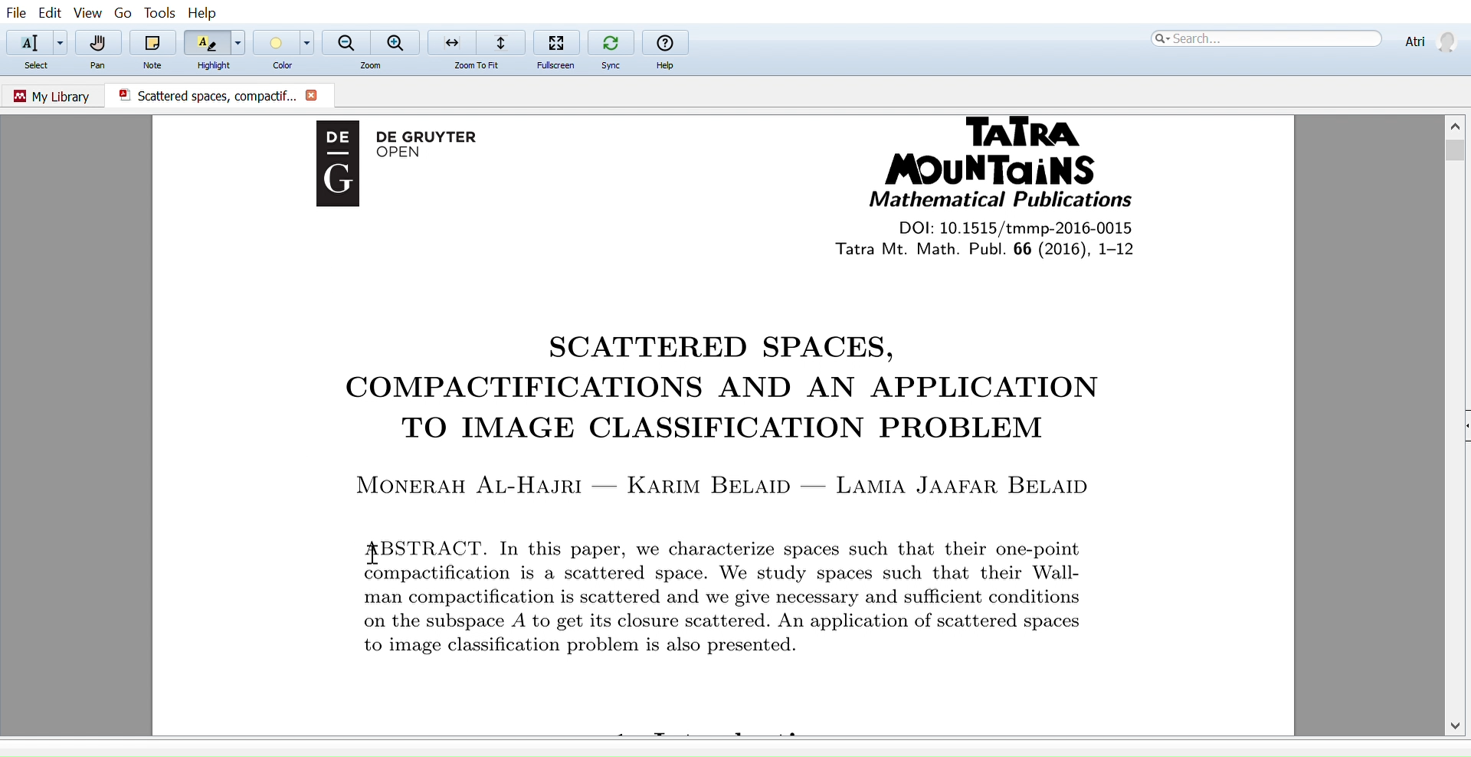 Image resolution: width=1471 pixels, height=757 pixels. Describe the element at coordinates (668, 66) in the screenshot. I see `Help` at that location.